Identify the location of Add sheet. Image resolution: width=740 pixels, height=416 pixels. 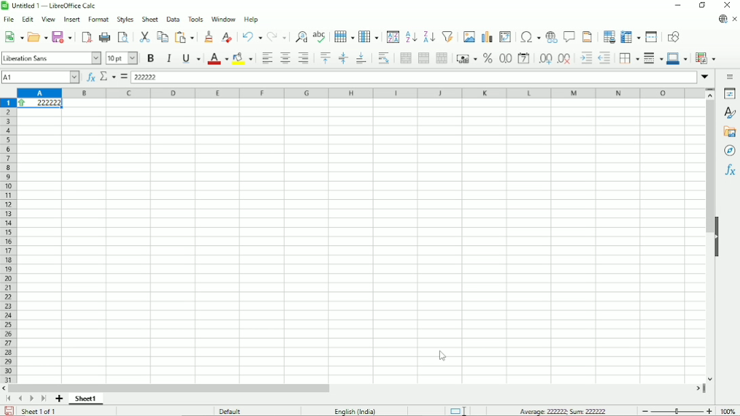
(60, 399).